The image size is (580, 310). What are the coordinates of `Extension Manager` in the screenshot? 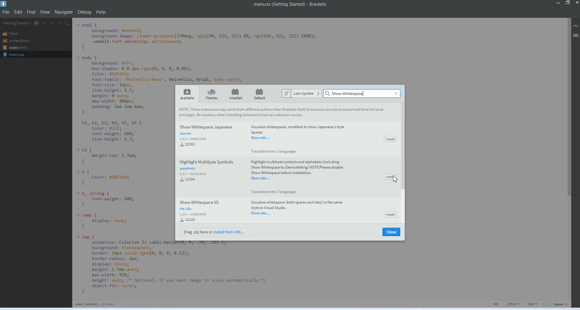 It's located at (576, 38).